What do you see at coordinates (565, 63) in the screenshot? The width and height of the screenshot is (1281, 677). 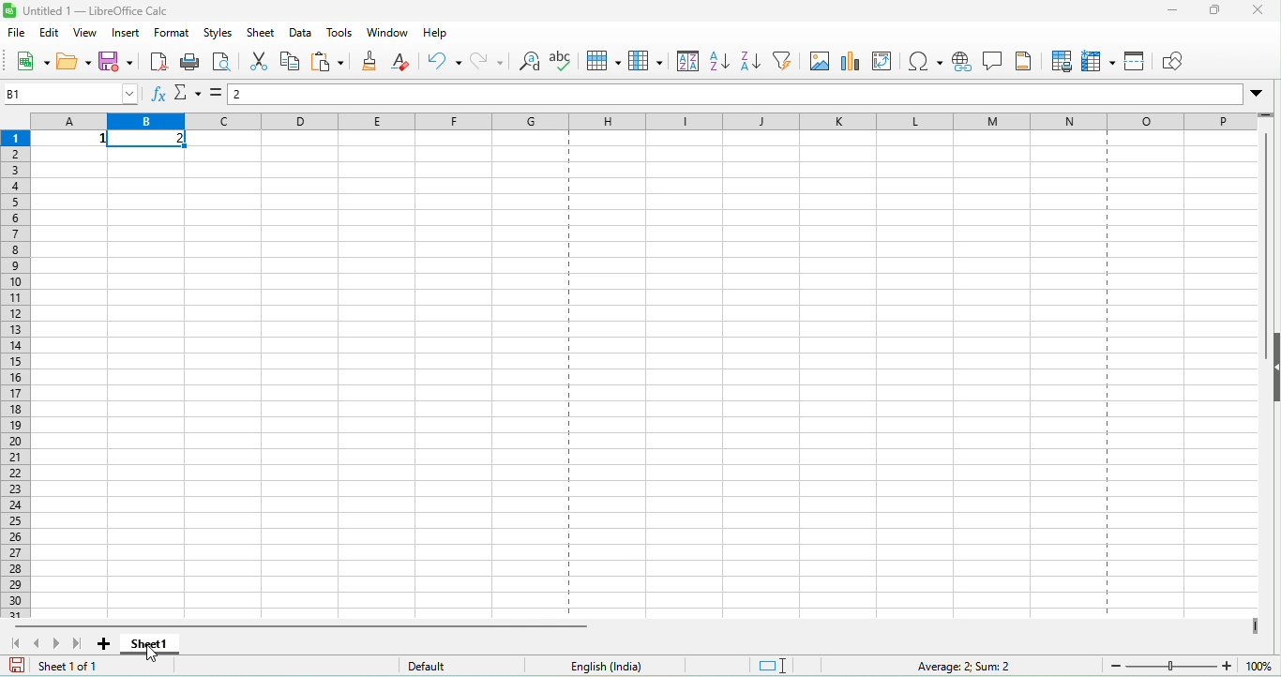 I see `spelling` at bounding box center [565, 63].